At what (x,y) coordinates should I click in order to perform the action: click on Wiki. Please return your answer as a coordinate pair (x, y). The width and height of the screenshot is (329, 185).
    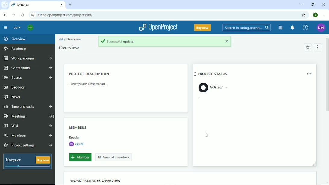
    Looking at the image, I should click on (28, 125).